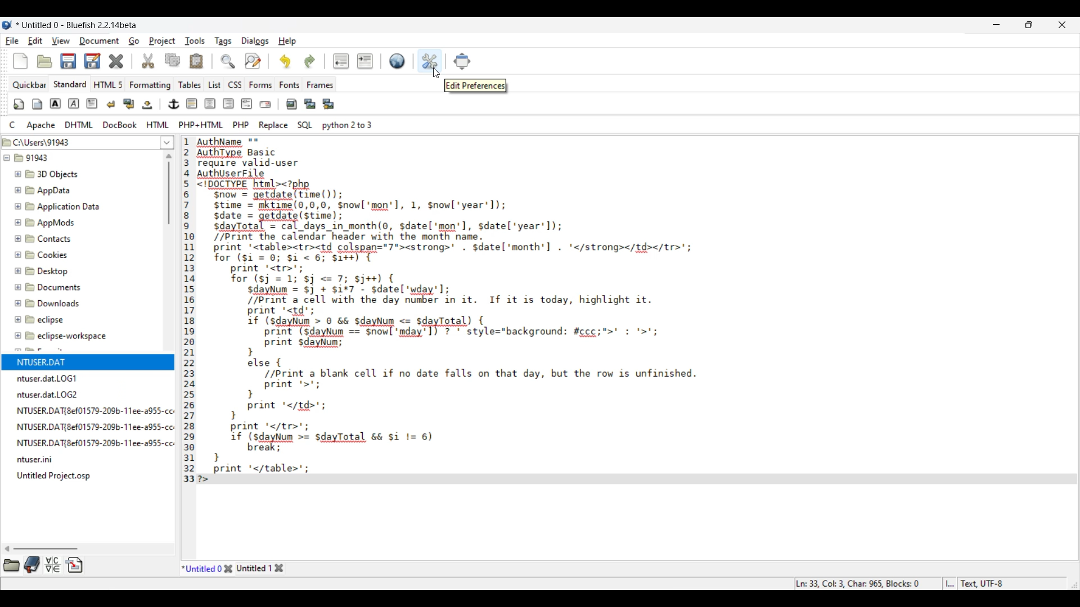 This screenshot has height=607, width=1080. Describe the element at coordinates (100, 41) in the screenshot. I see `Document menu` at that location.